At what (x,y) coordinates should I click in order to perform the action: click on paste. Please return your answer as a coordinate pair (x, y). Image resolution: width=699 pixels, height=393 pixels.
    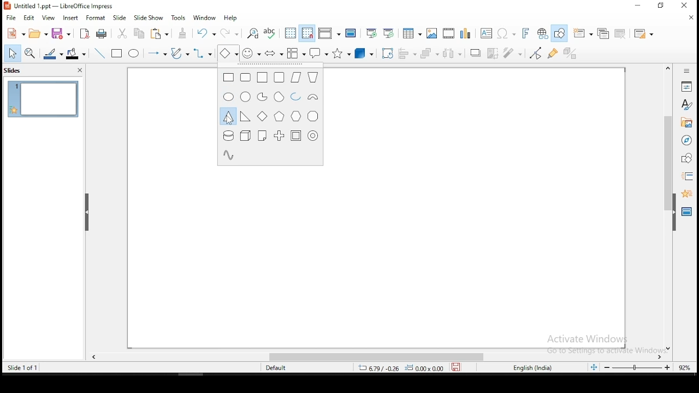
    Looking at the image, I should click on (183, 33).